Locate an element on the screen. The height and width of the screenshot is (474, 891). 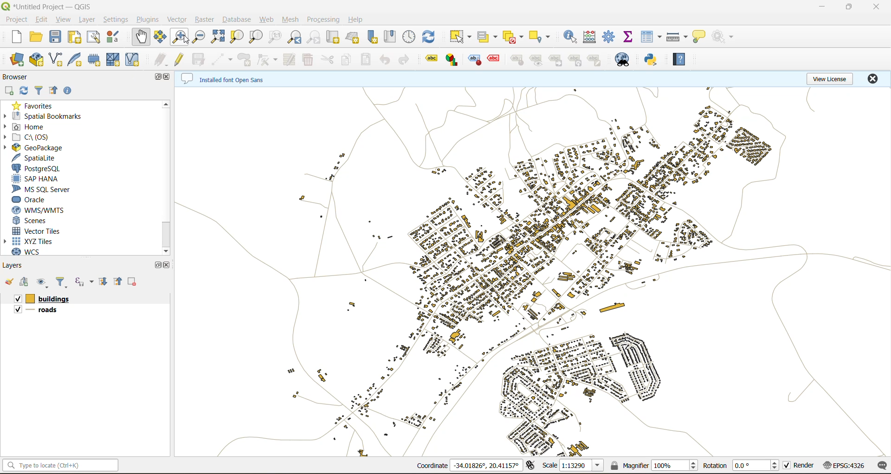
layers is located at coordinates (531, 268).